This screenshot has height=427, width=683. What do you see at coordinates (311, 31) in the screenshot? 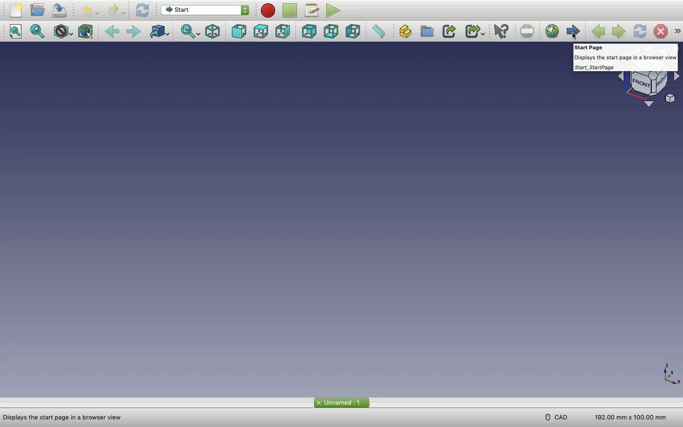
I see `Rear` at bounding box center [311, 31].